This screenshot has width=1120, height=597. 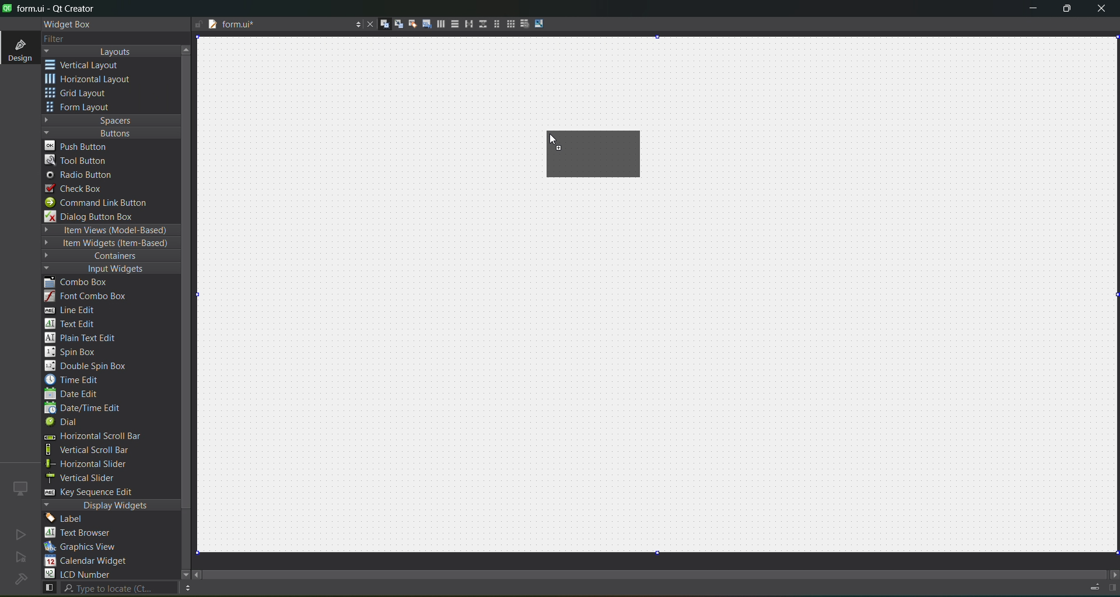 What do you see at coordinates (82, 107) in the screenshot?
I see `form` at bounding box center [82, 107].